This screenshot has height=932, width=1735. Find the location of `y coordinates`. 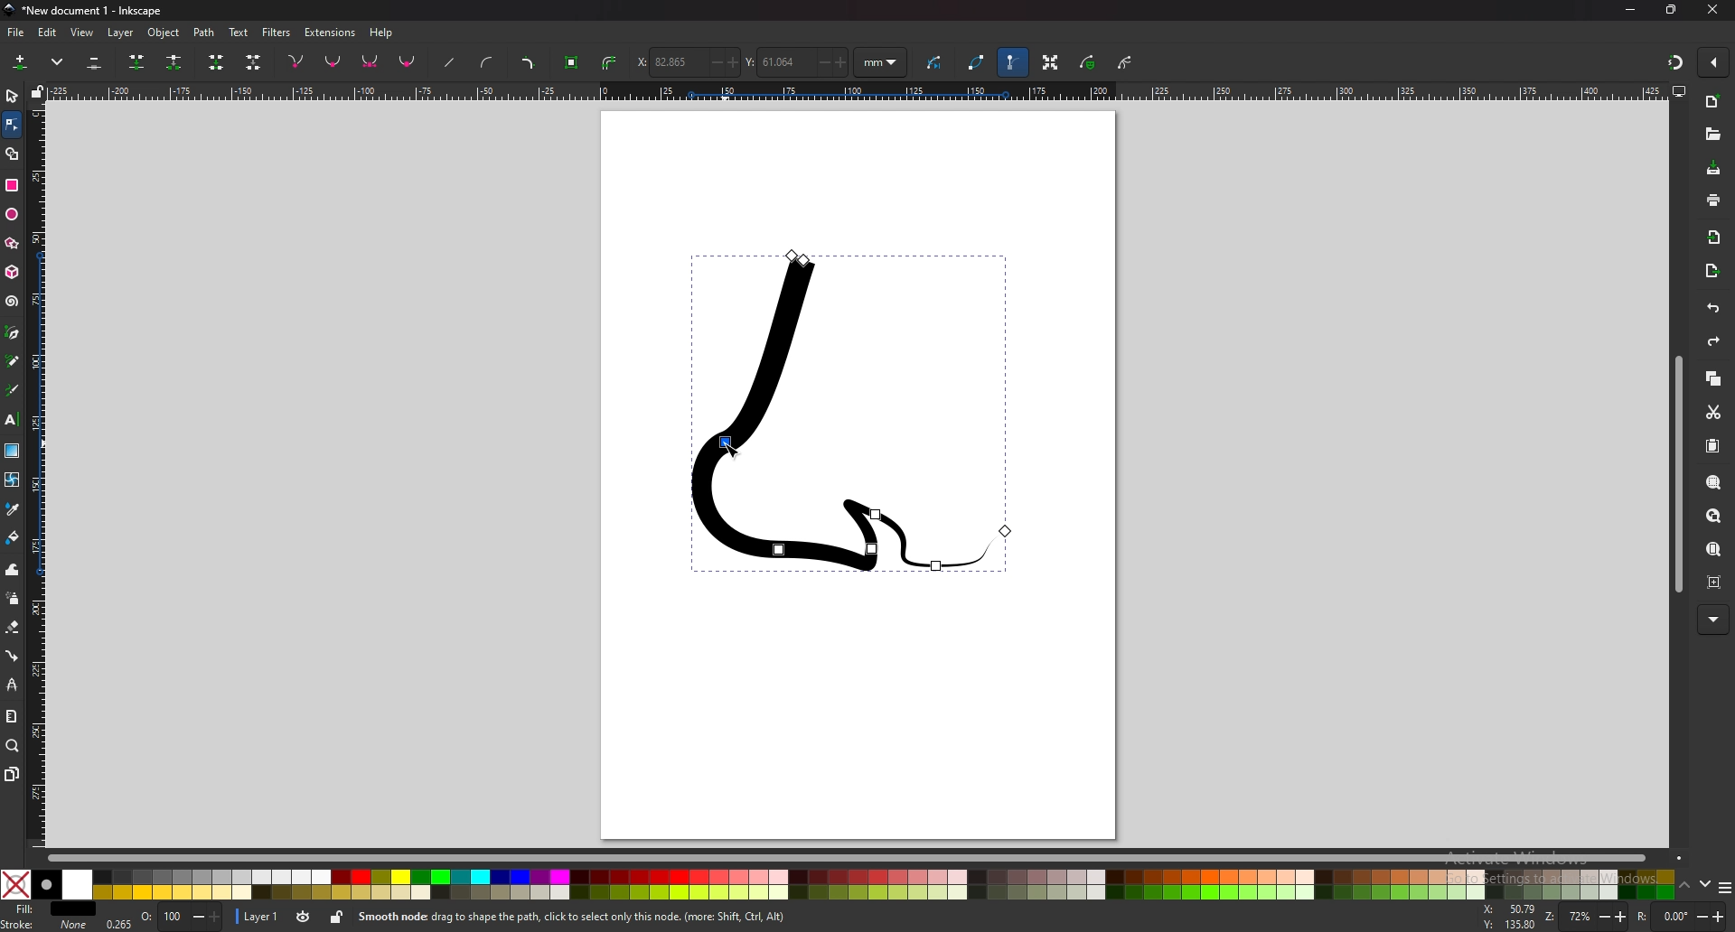

y coordinates is located at coordinates (795, 61).